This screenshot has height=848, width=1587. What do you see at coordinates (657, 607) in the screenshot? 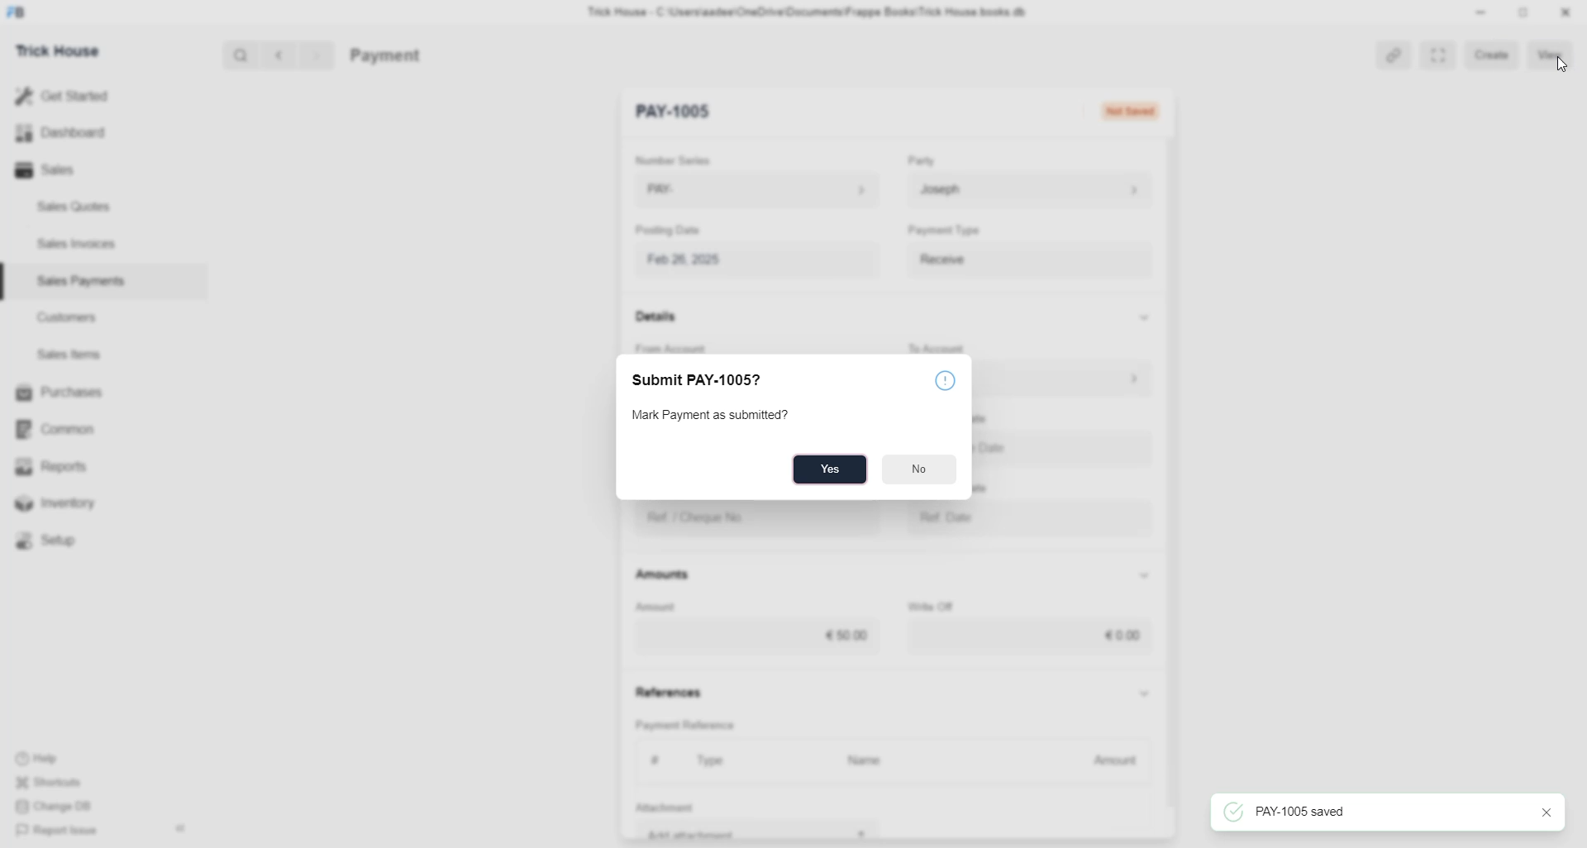
I see `Amount` at bounding box center [657, 607].